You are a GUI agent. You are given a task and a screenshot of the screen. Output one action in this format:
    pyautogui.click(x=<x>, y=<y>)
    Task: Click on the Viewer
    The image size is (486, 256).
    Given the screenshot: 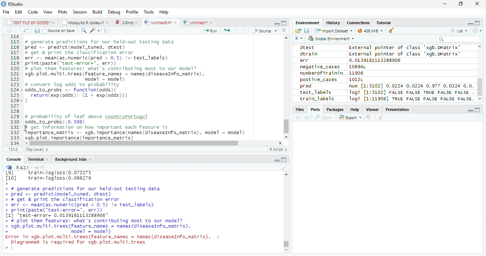 What is the action you would take?
    pyautogui.click(x=373, y=109)
    